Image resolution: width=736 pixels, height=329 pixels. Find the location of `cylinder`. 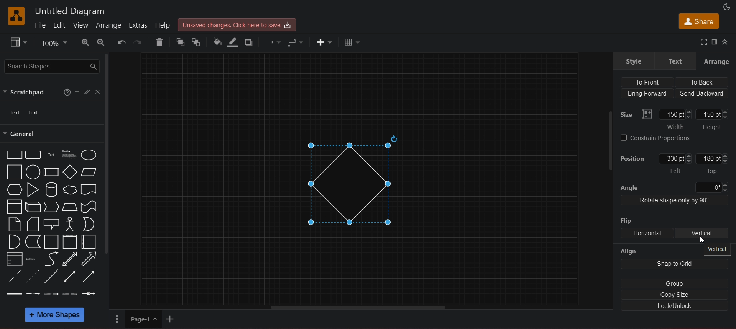

cylinder is located at coordinates (52, 190).